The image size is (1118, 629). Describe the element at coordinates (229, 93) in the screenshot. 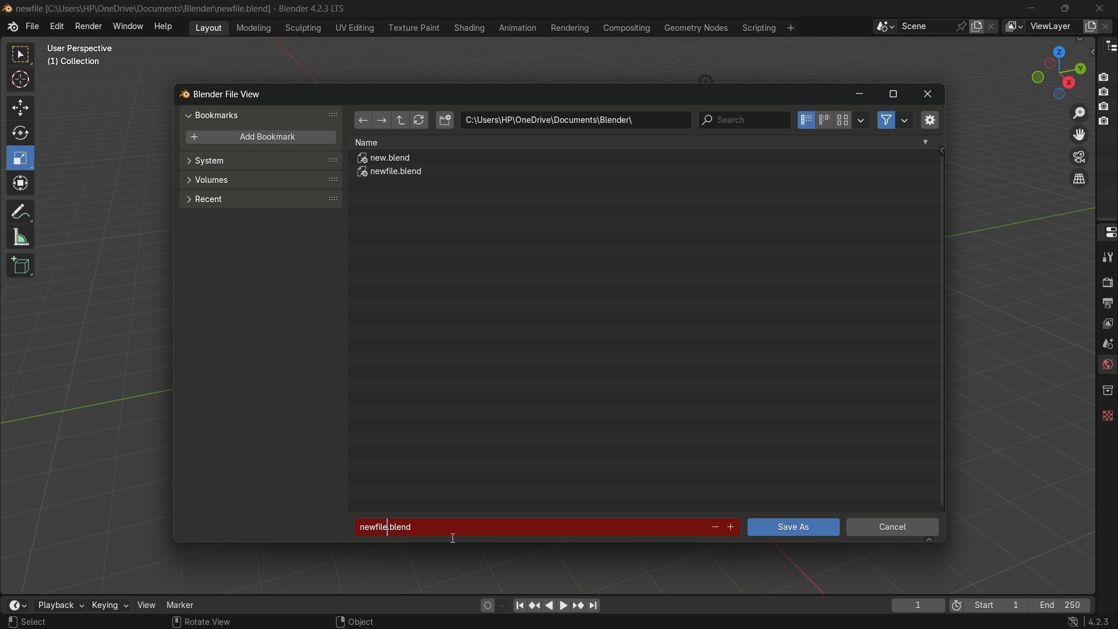

I see `blender file view` at that location.